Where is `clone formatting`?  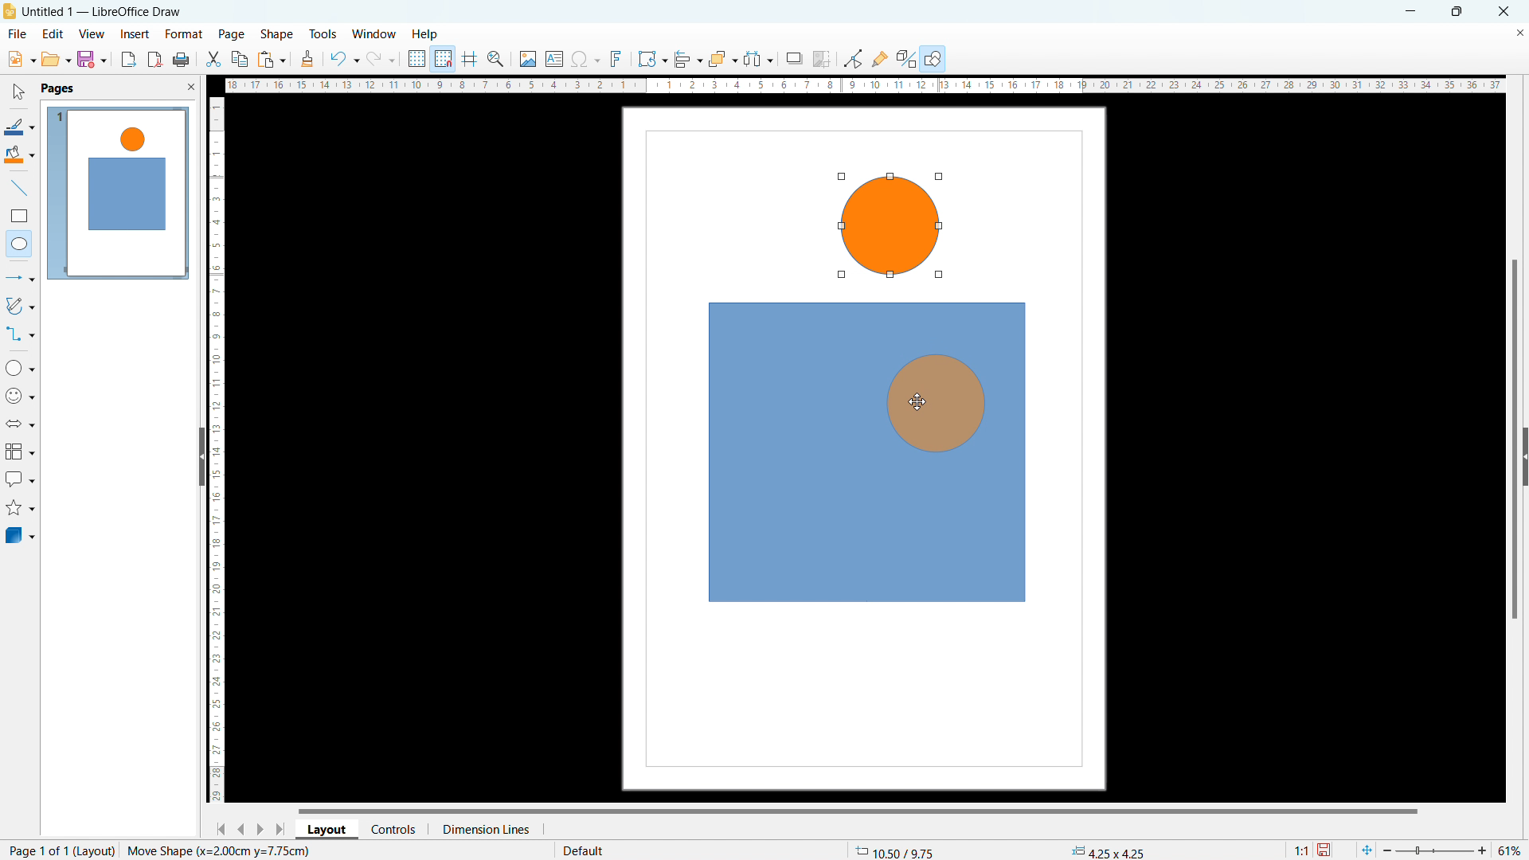 clone formatting is located at coordinates (307, 60).